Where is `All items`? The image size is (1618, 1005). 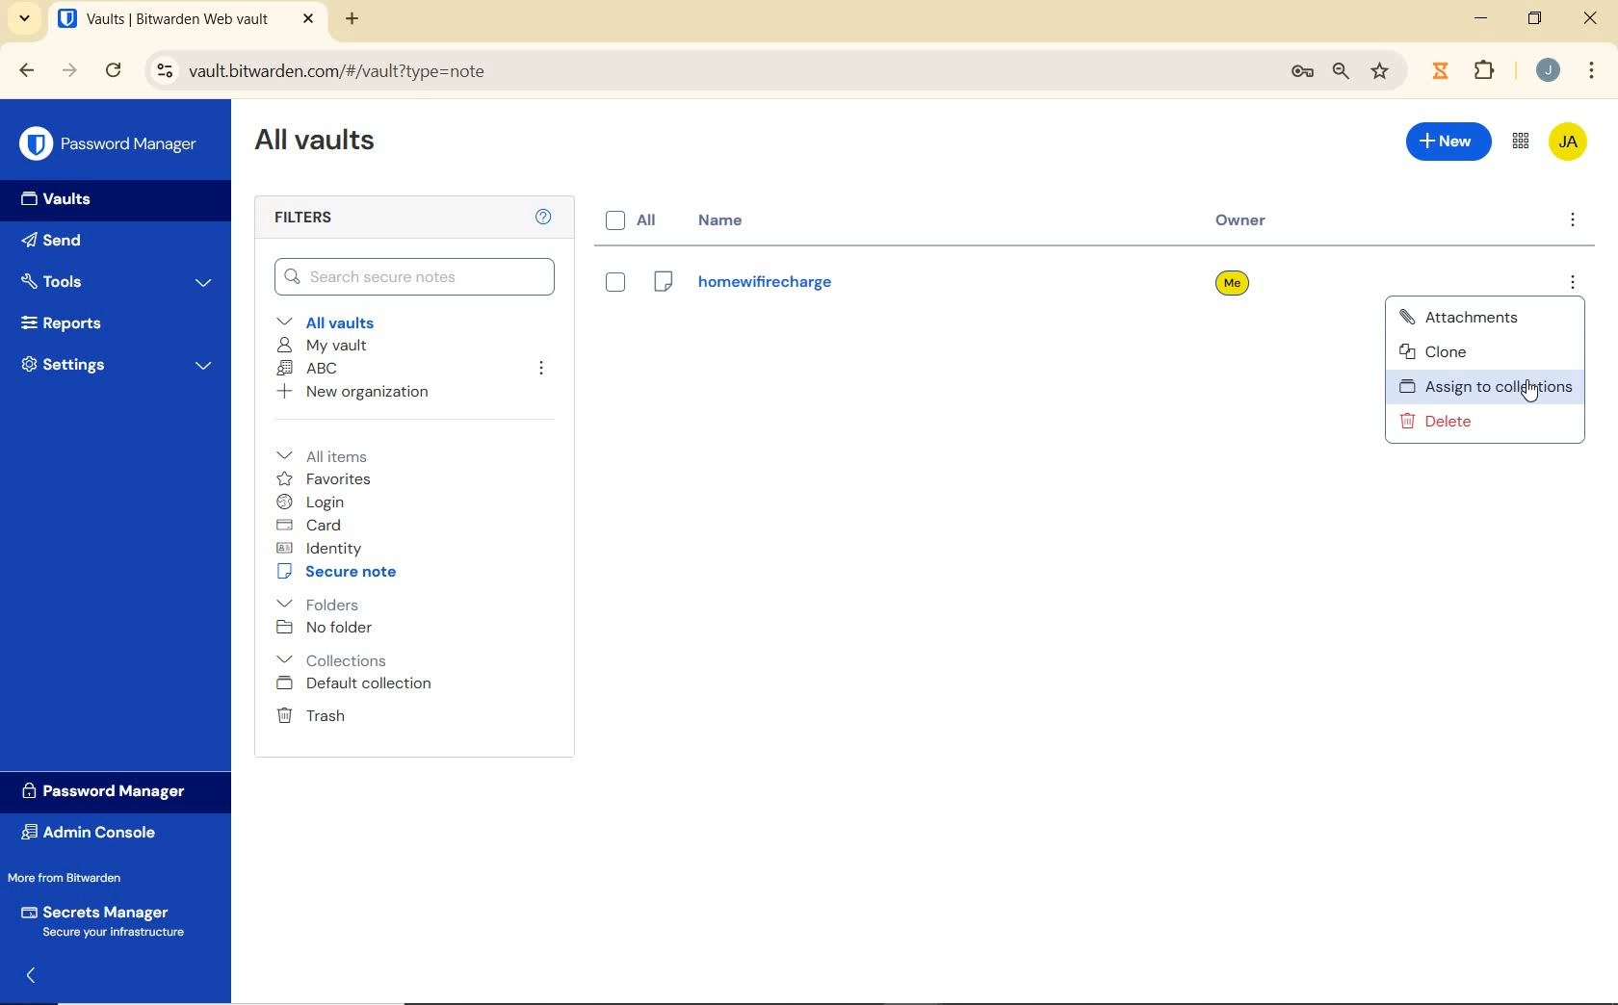 All items is located at coordinates (336, 453).